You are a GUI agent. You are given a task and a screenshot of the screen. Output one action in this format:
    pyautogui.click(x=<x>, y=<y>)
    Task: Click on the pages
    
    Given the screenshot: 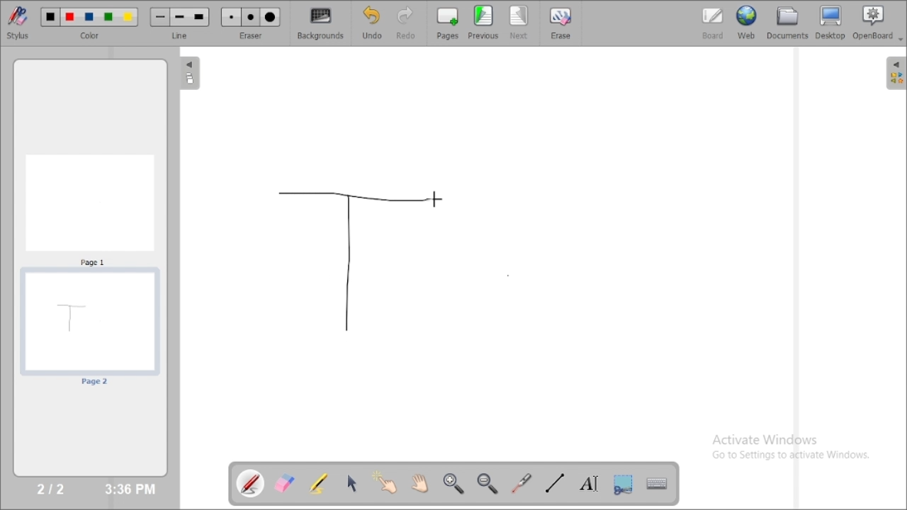 What is the action you would take?
    pyautogui.click(x=448, y=23)
    